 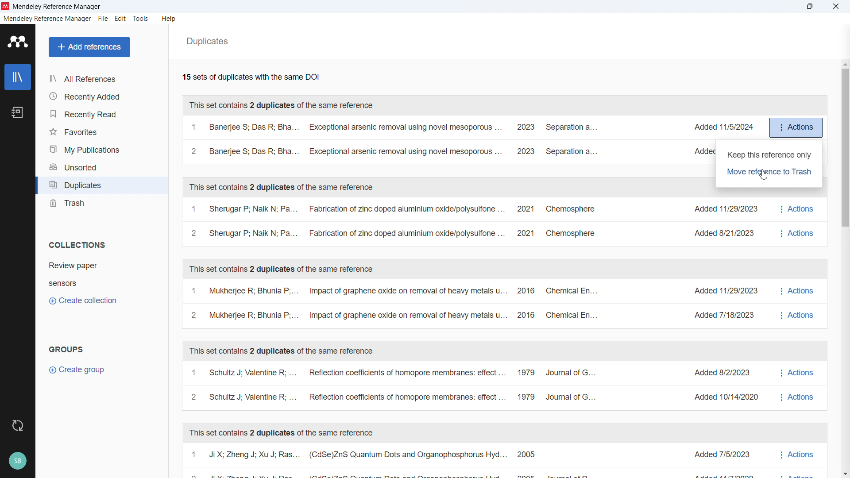 I want to click on Keep this reference only , so click(x=769, y=154).